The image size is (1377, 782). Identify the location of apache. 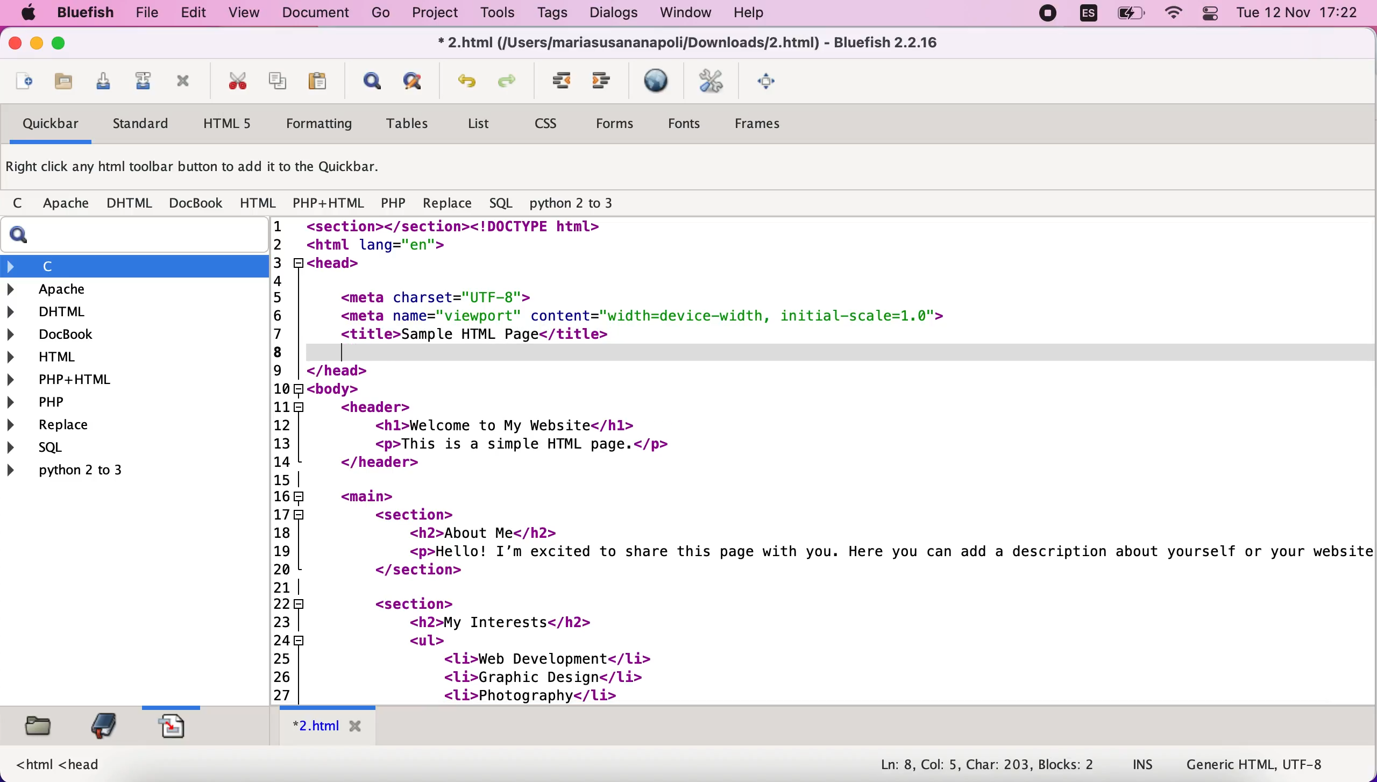
(69, 203).